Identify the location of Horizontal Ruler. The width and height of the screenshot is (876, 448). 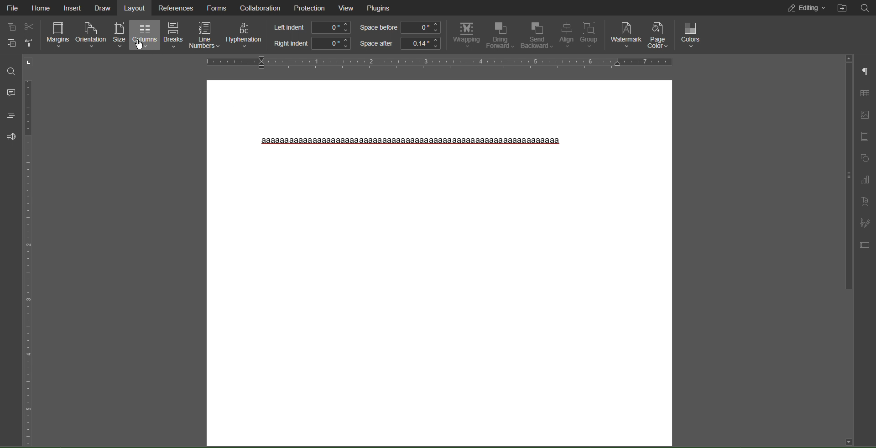
(435, 63).